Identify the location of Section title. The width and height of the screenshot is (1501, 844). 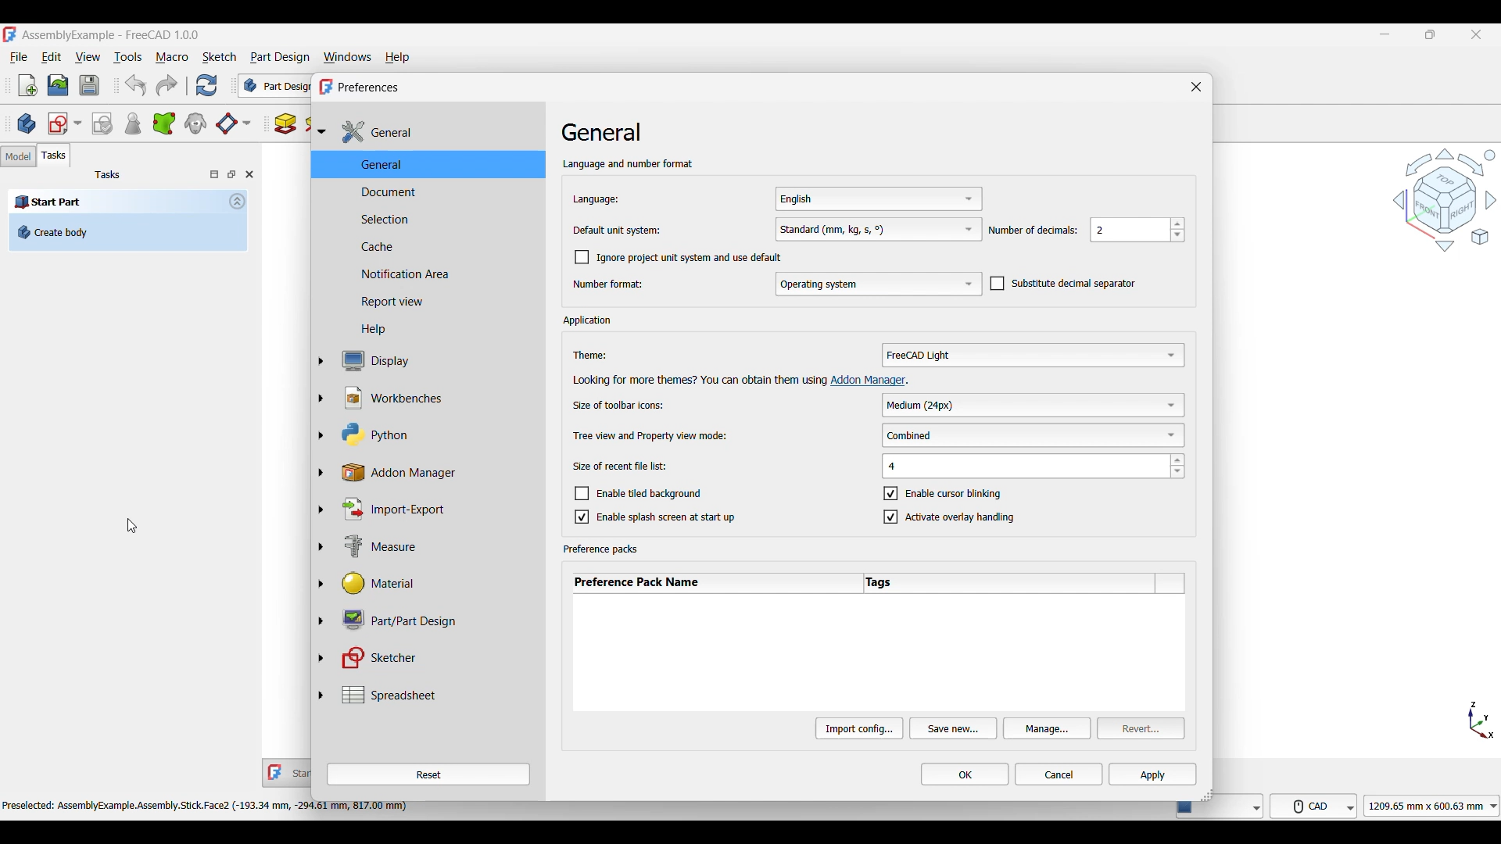
(602, 549).